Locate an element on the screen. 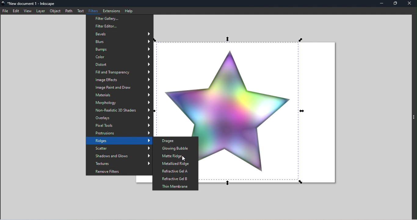  Shadows and glows is located at coordinates (119, 156).